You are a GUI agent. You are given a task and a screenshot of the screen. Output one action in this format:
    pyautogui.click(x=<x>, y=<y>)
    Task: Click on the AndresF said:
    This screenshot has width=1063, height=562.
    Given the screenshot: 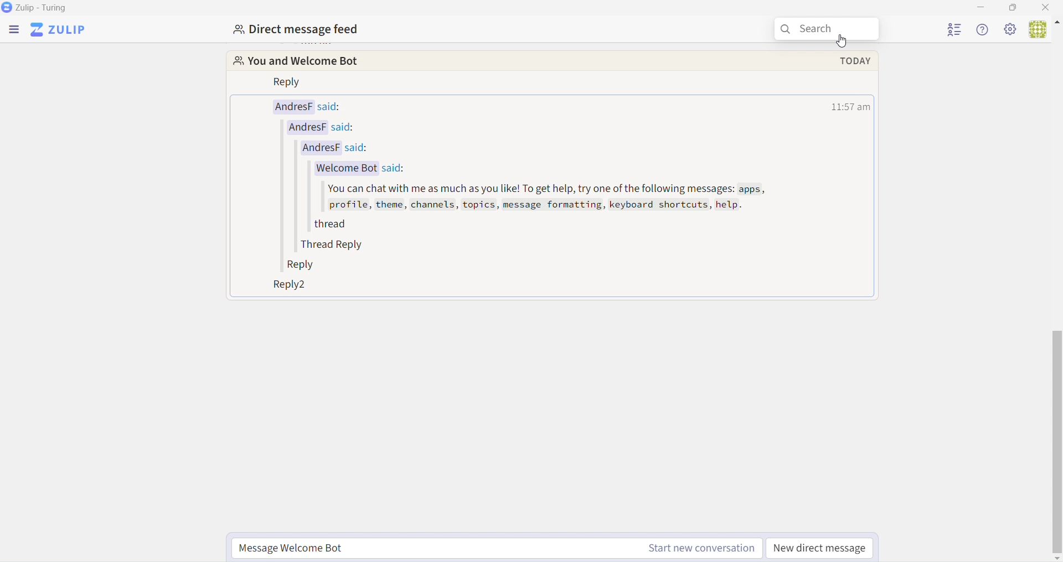 What is the action you would take?
    pyautogui.click(x=339, y=146)
    